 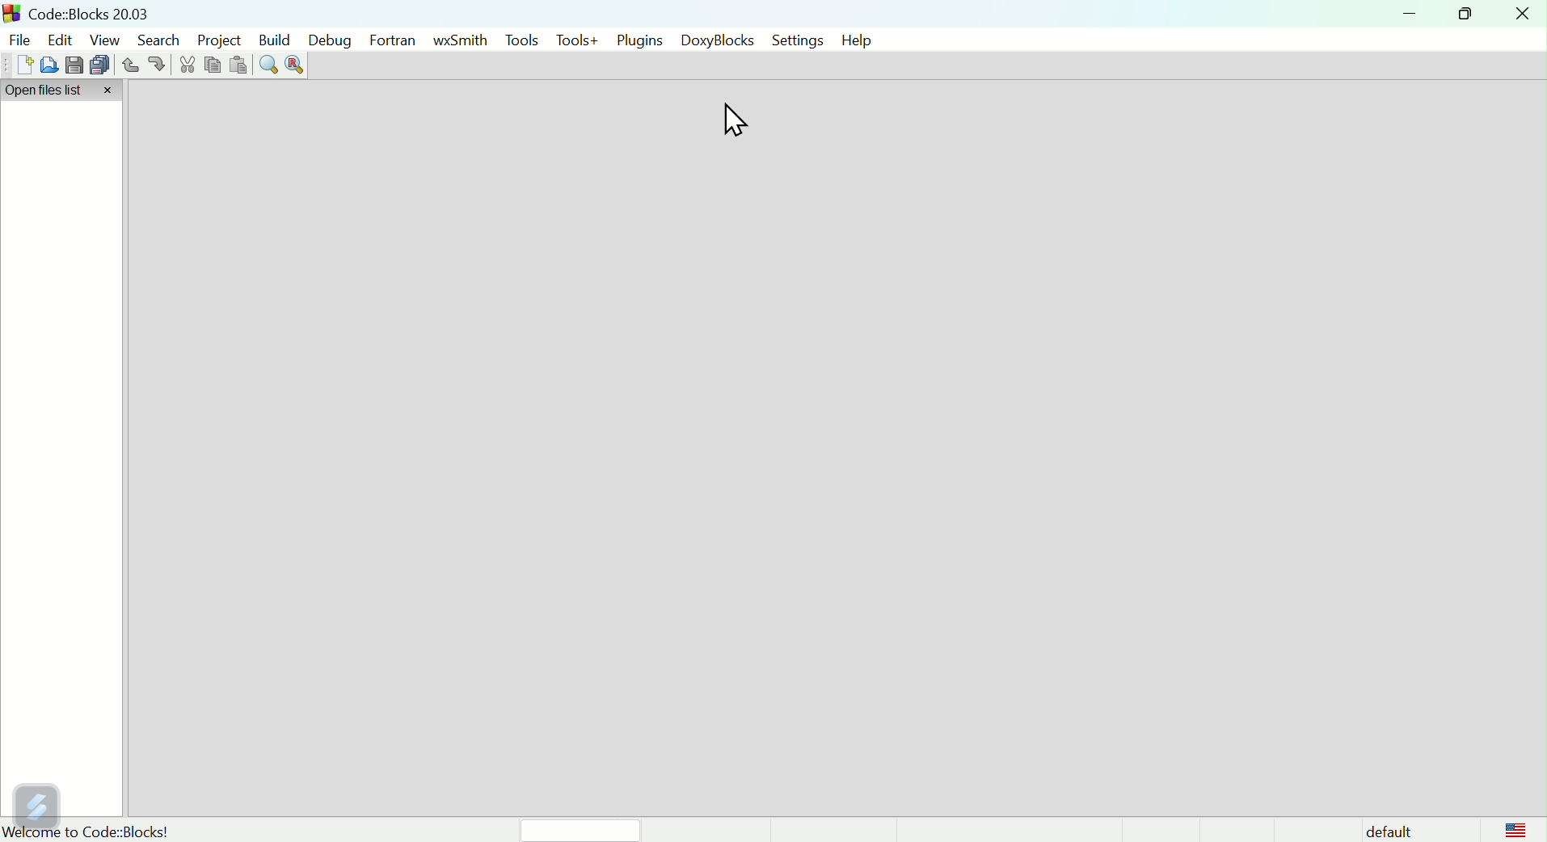 I want to click on Close, so click(x=1524, y=18).